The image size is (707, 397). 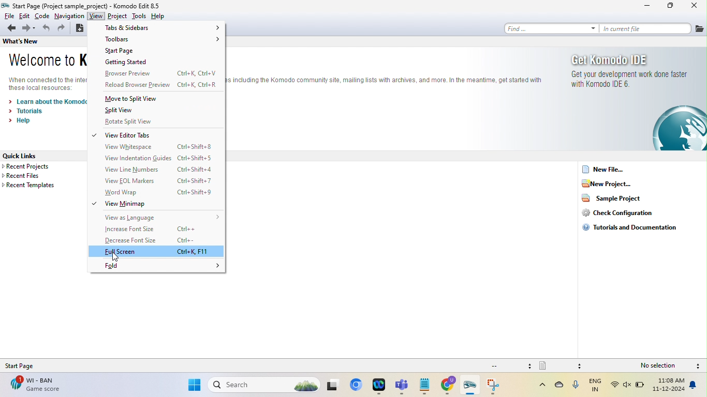 I want to click on redo, so click(x=62, y=30).